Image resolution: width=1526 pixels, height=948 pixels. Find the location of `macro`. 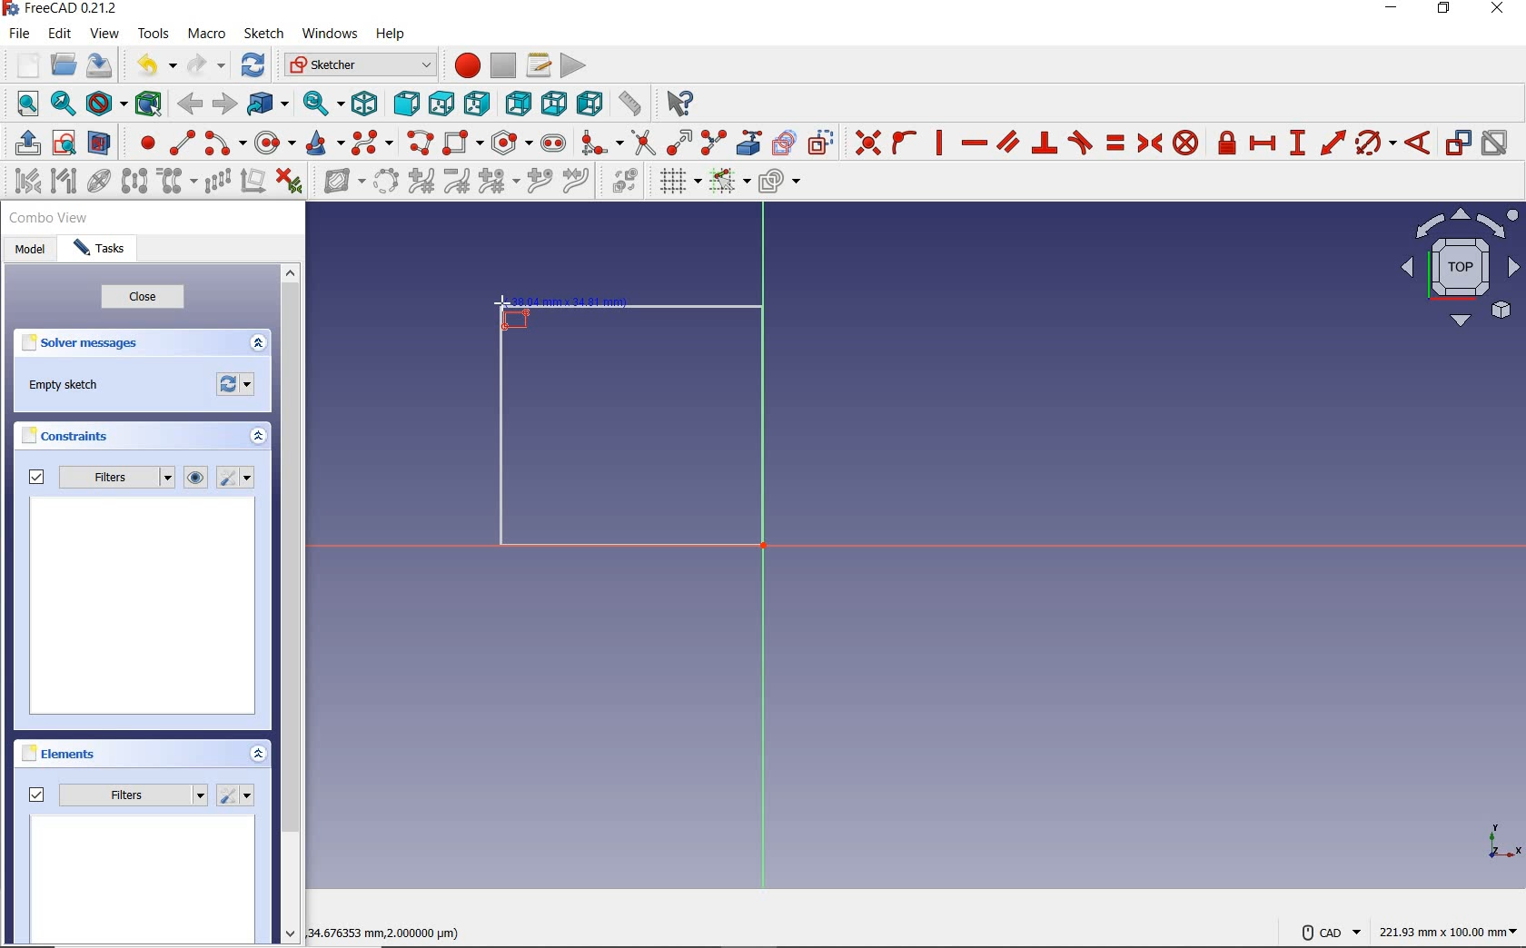

macro is located at coordinates (206, 35).